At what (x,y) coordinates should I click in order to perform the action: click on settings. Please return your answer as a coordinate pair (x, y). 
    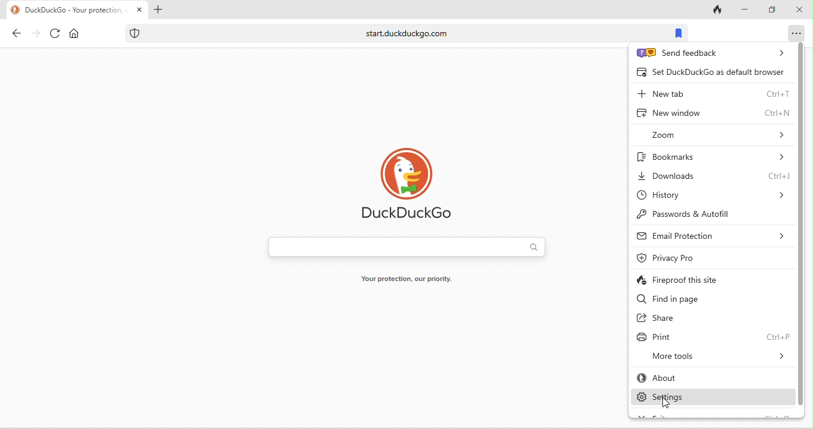
    Looking at the image, I should click on (711, 396).